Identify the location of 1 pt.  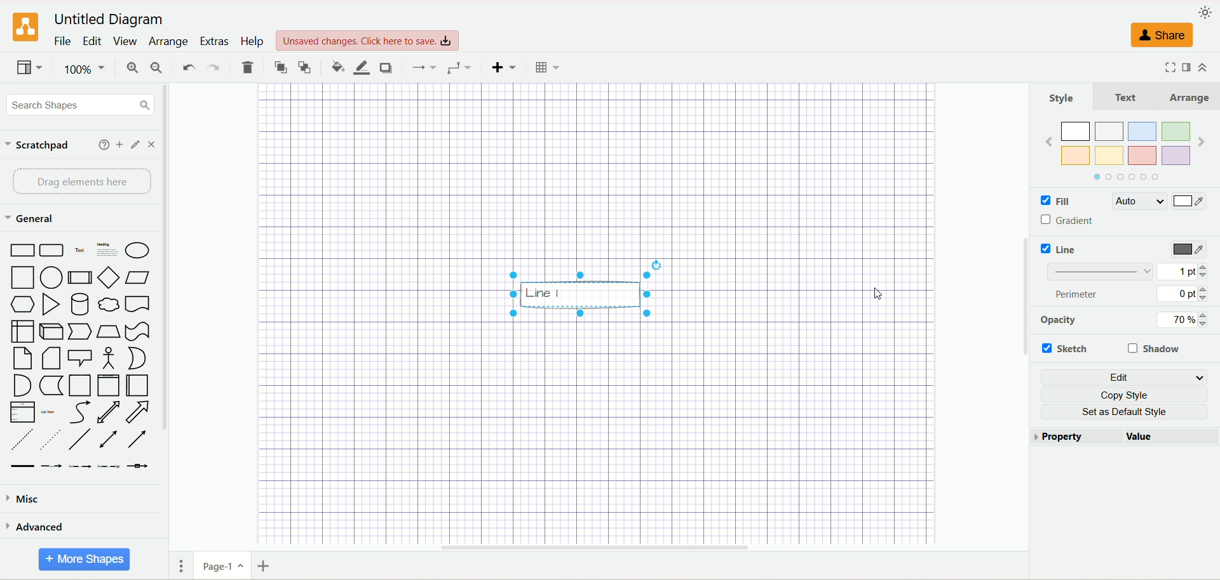
(1183, 271).